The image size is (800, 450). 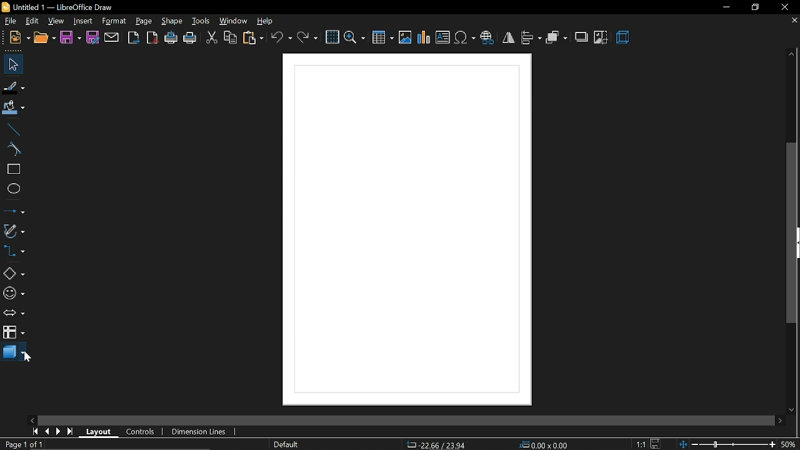 What do you see at coordinates (14, 229) in the screenshot?
I see `curves and polygons` at bounding box center [14, 229].